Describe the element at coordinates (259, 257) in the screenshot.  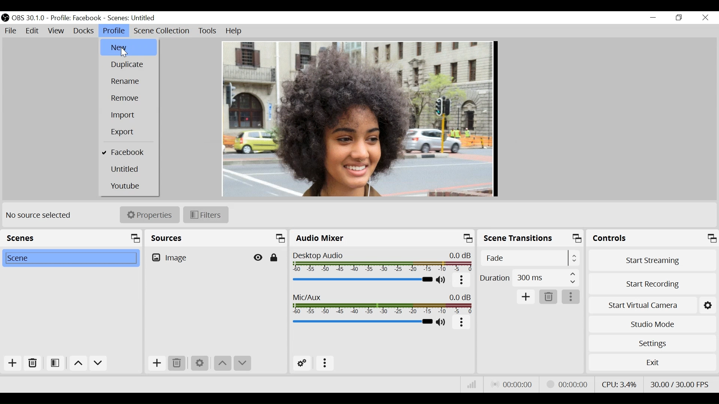
I see `Hide/Display` at that location.